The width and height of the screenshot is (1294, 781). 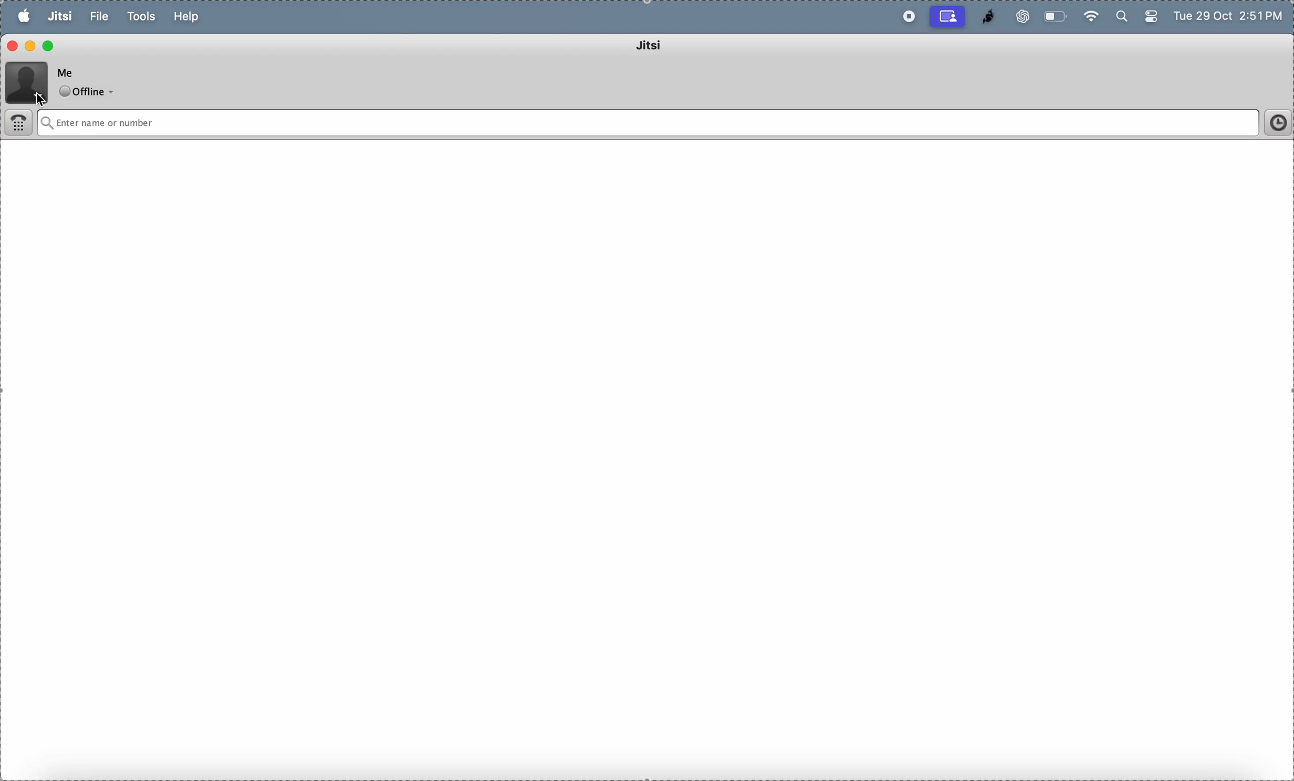 What do you see at coordinates (142, 17) in the screenshot?
I see `tools` at bounding box center [142, 17].